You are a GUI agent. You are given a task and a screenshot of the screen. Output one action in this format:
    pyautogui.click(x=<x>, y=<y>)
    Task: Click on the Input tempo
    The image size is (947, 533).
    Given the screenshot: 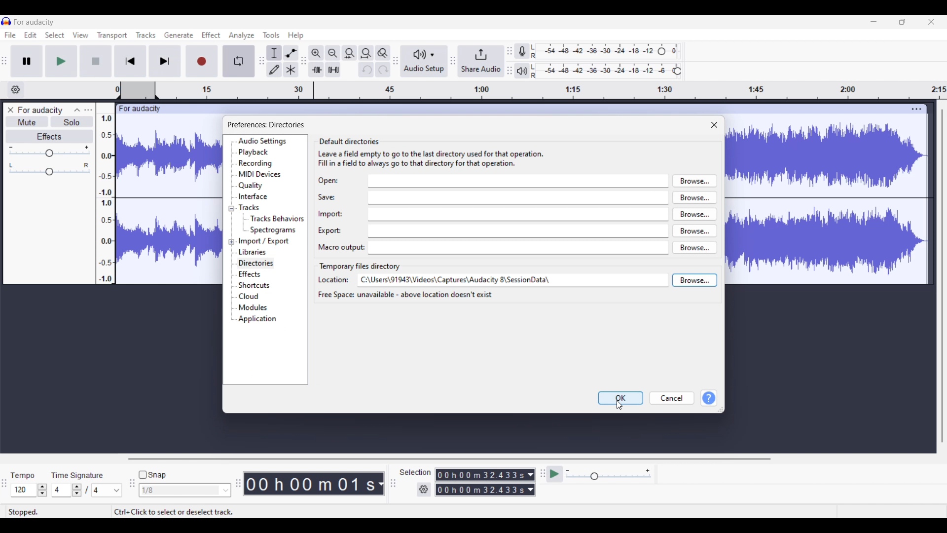 What is the action you would take?
    pyautogui.click(x=23, y=490)
    